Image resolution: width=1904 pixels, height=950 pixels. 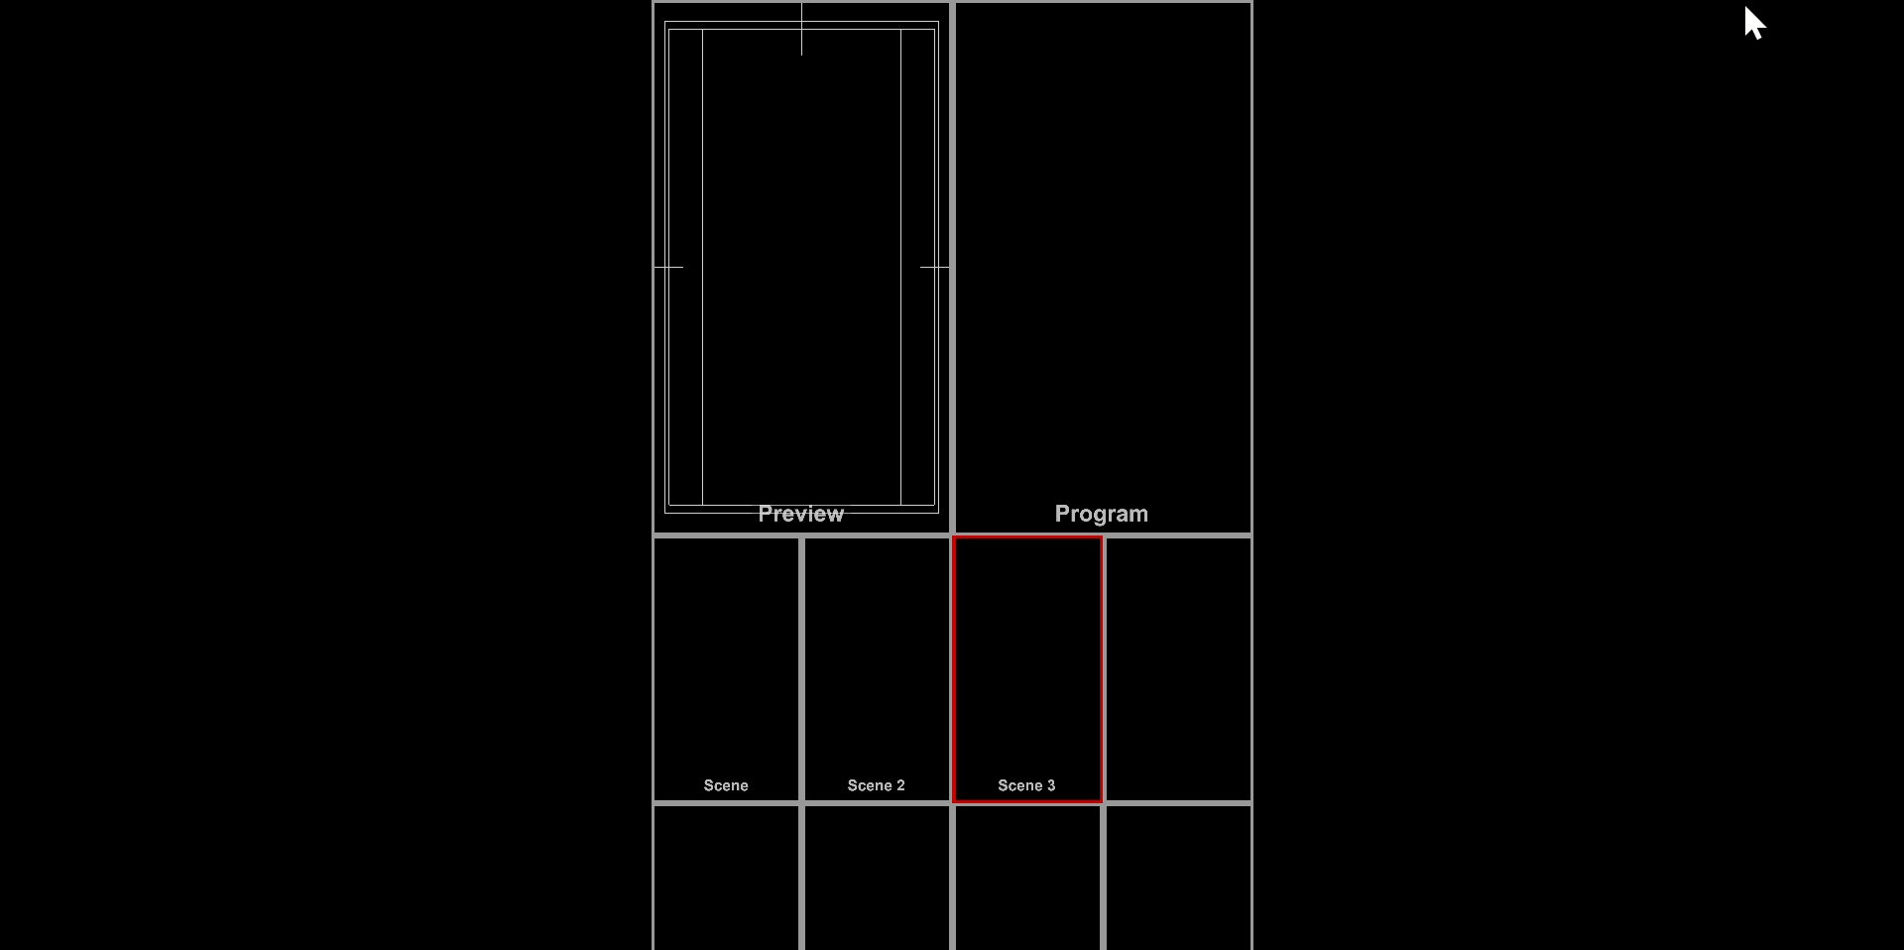 I want to click on Scene, so click(x=727, y=667).